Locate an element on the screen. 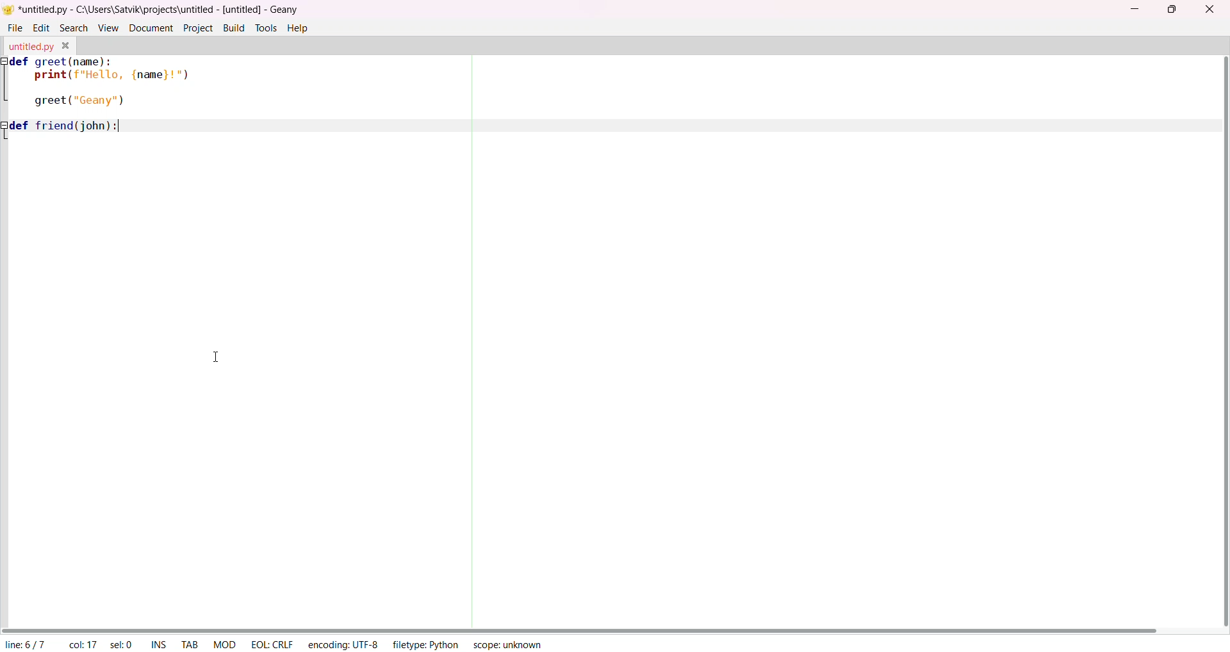 This screenshot has height=652, width=1230. view is located at coordinates (108, 28).